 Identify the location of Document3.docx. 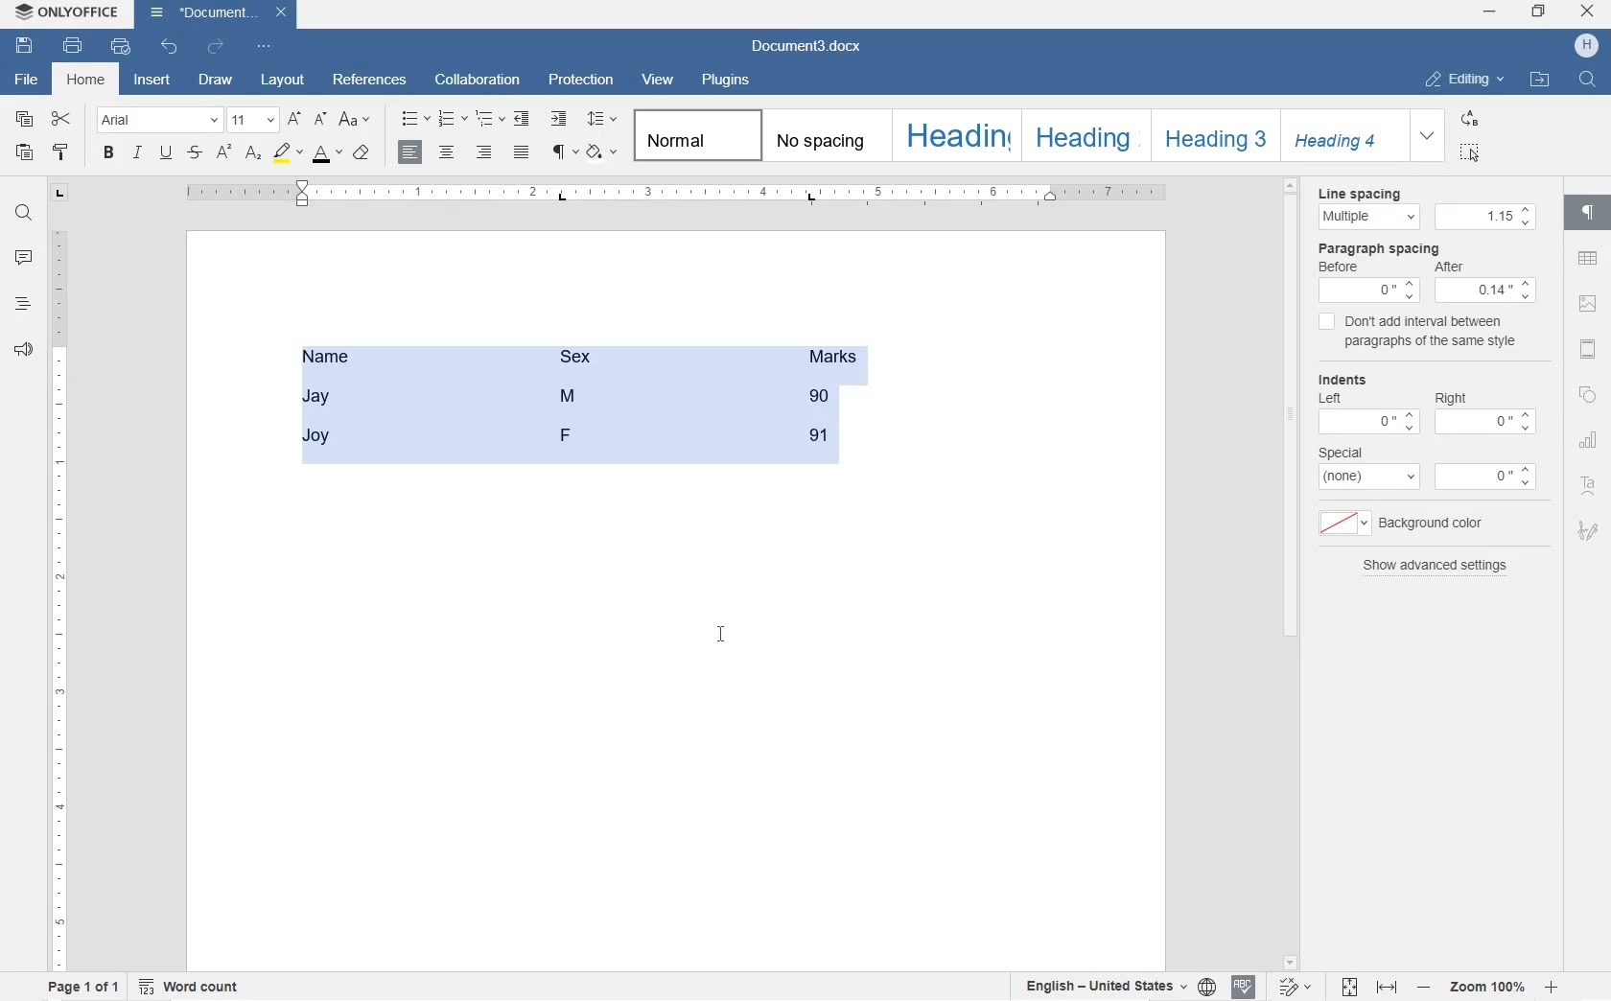
(813, 45).